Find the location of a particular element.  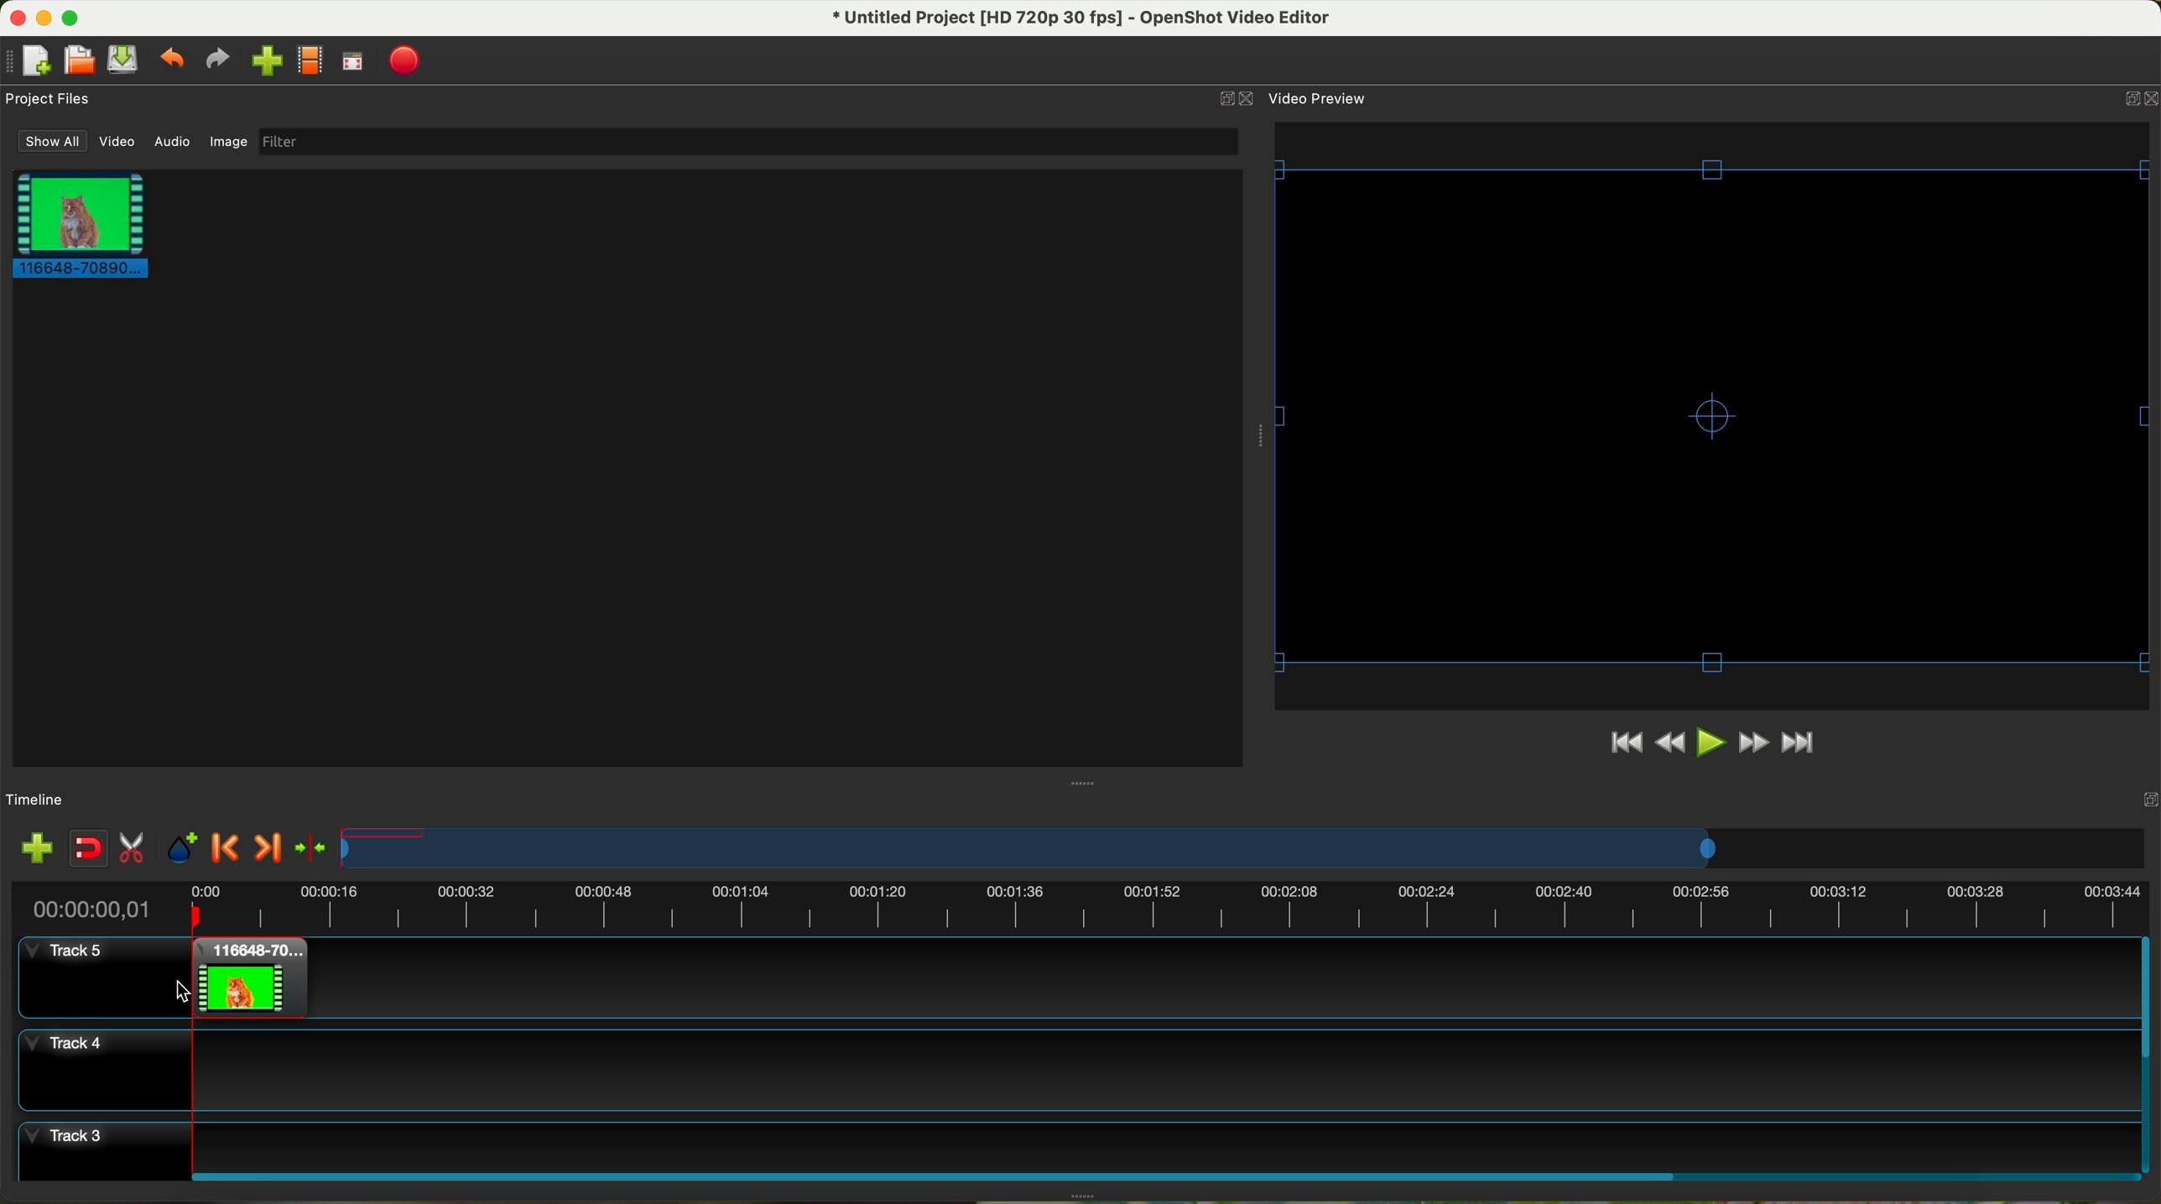

play is located at coordinates (1710, 742).